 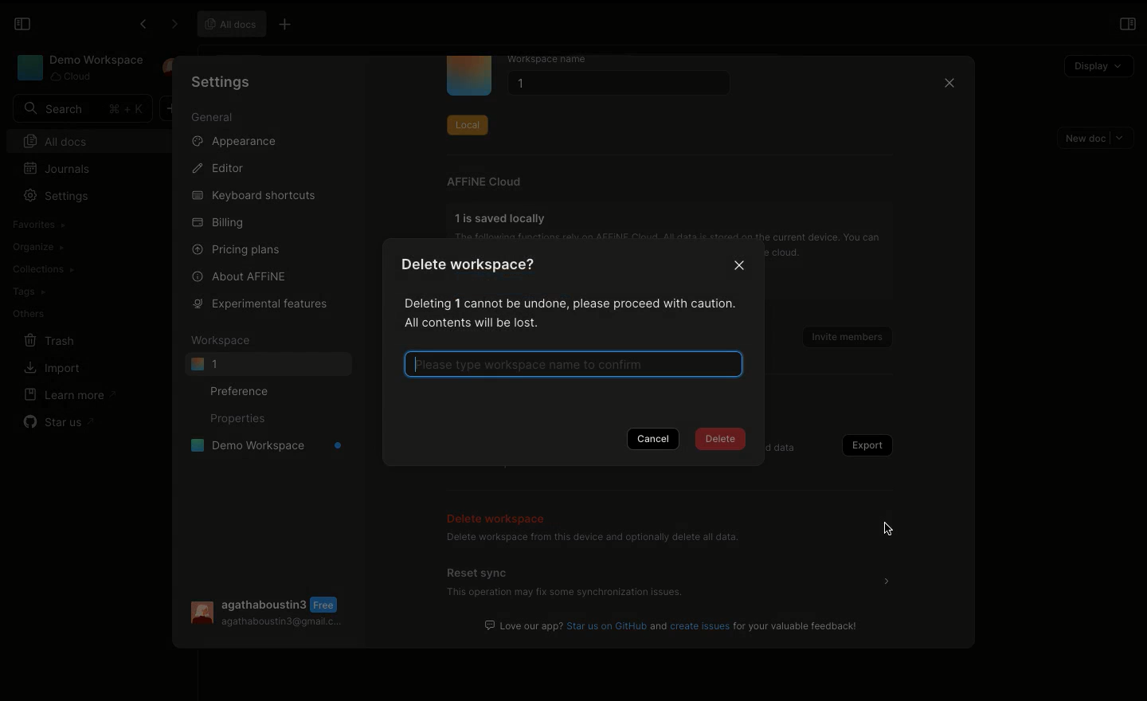 What do you see at coordinates (566, 312) in the screenshot?
I see `Deleting 1 cannot be undone, please proceed with caution. All contents will be lost` at bounding box center [566, 312].